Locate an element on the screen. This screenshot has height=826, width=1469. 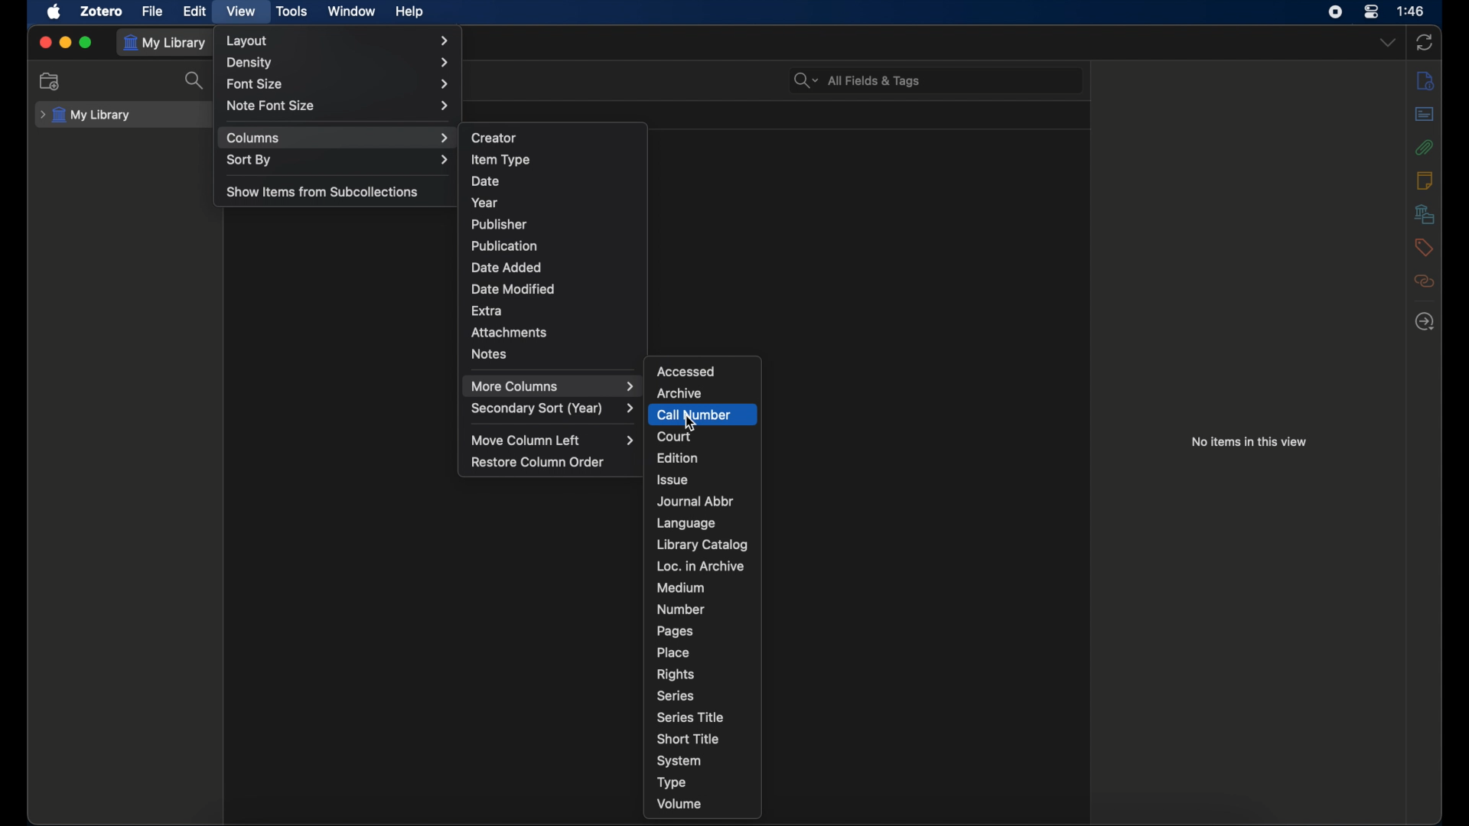
info is located at coordinates (1425, 80).